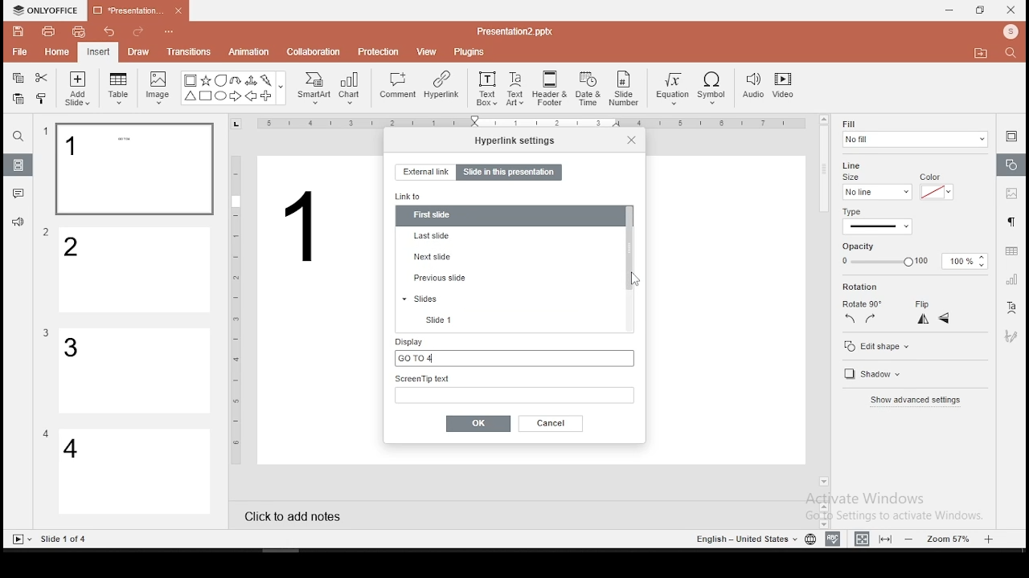  What do you see at coordinates (510, 236) in the screenshot?
I see `last slide` at bounding box center [510, 236].